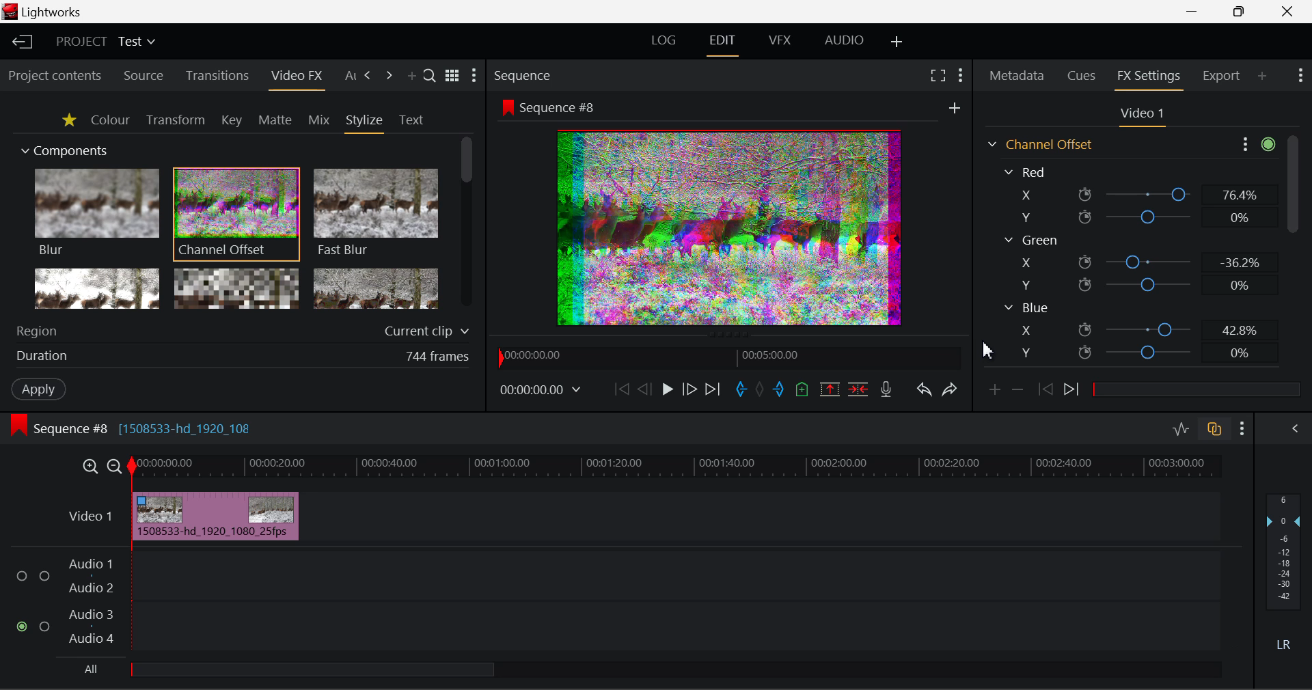 This screenshot has width=1312, height=690. What do you see at coordinates (1015, 76) in the screenshot?
I see `Metadata Tab` at bounding box center [1015, 76].